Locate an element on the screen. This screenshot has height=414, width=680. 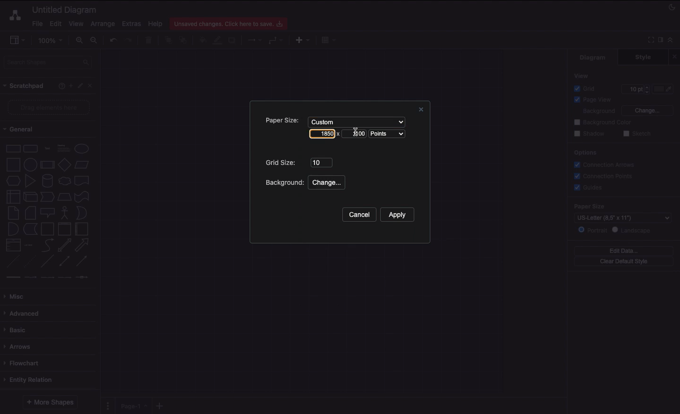
File is located at coordinates (36, 24).